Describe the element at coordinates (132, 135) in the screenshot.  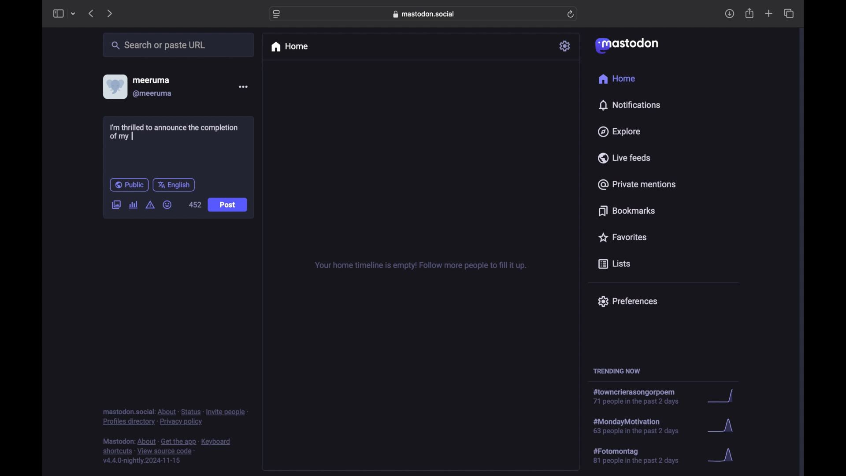
I see `text cursor` at that location.